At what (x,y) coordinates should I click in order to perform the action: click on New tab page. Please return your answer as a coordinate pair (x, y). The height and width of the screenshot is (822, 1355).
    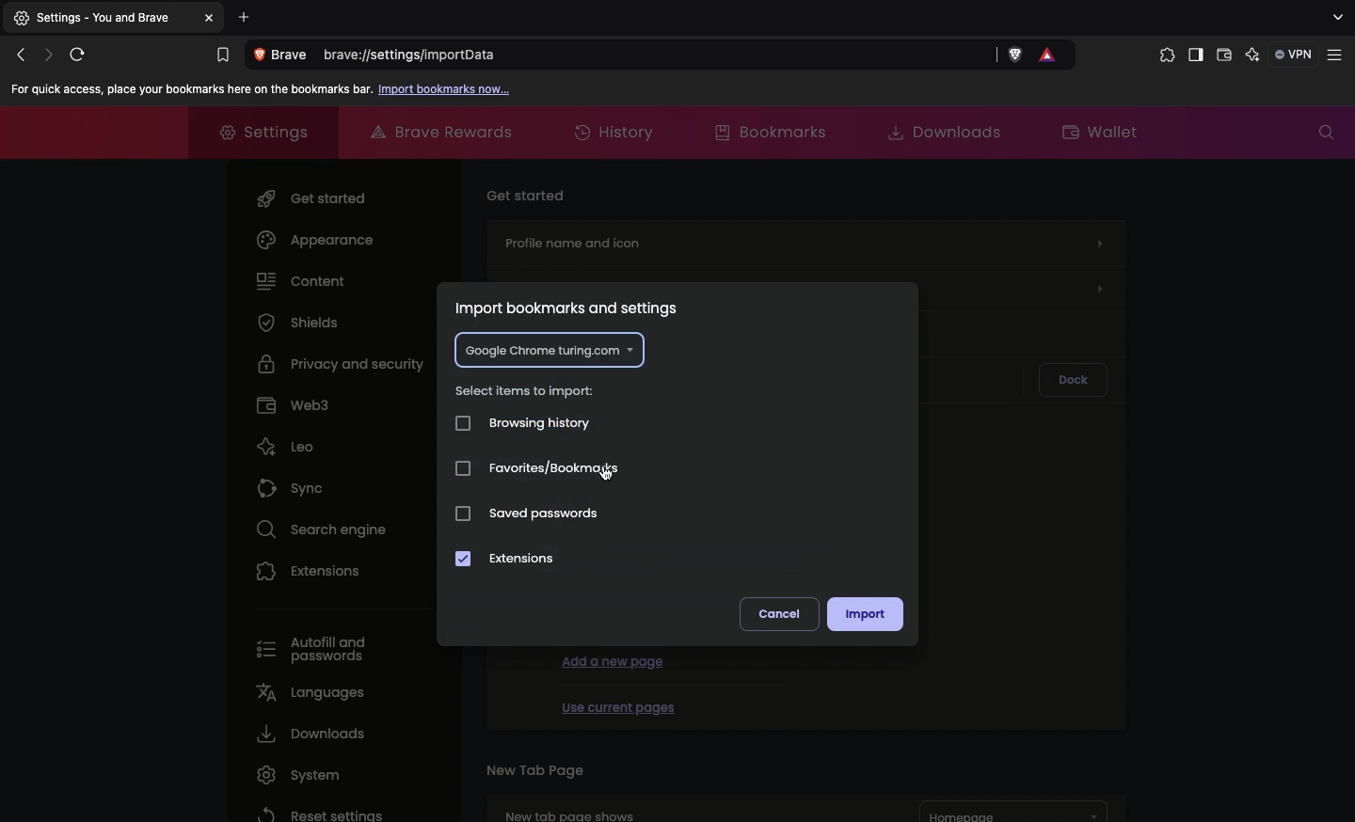
    Looking at the image, I should click on (534, 768).